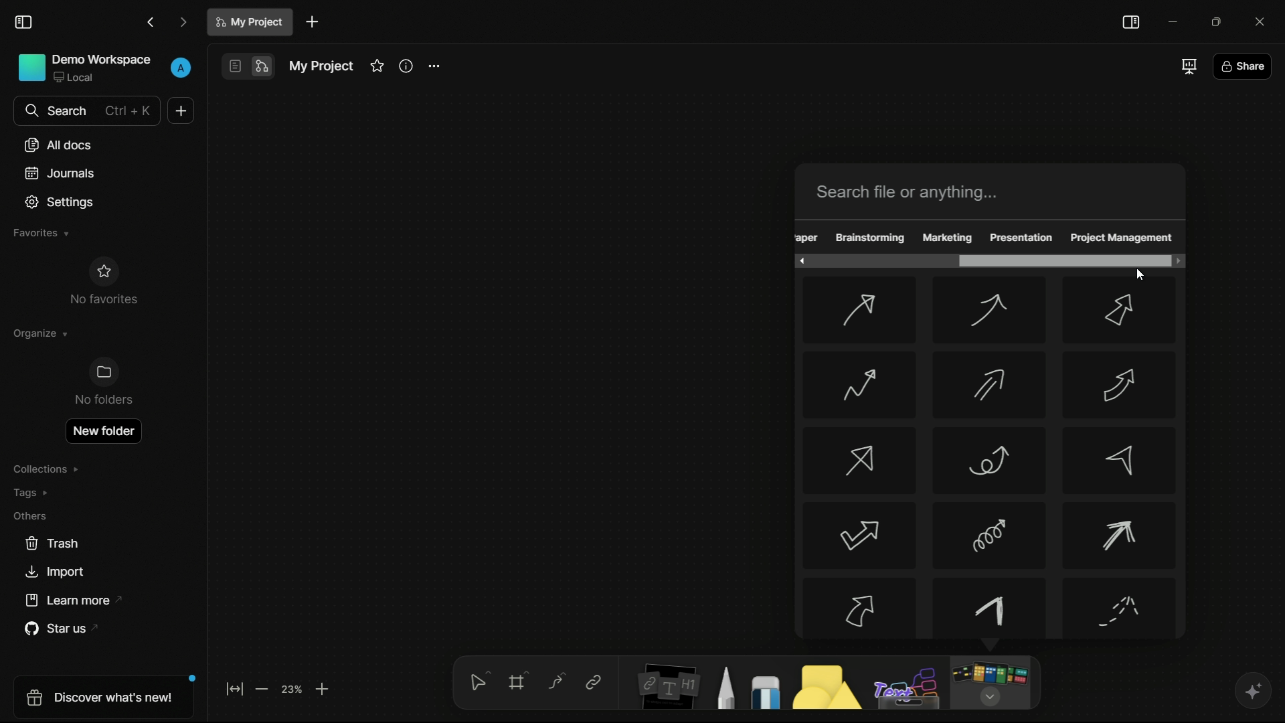 This screenshot has height=723, width=1285. I want to click on brainstorming, so click(869, 238).